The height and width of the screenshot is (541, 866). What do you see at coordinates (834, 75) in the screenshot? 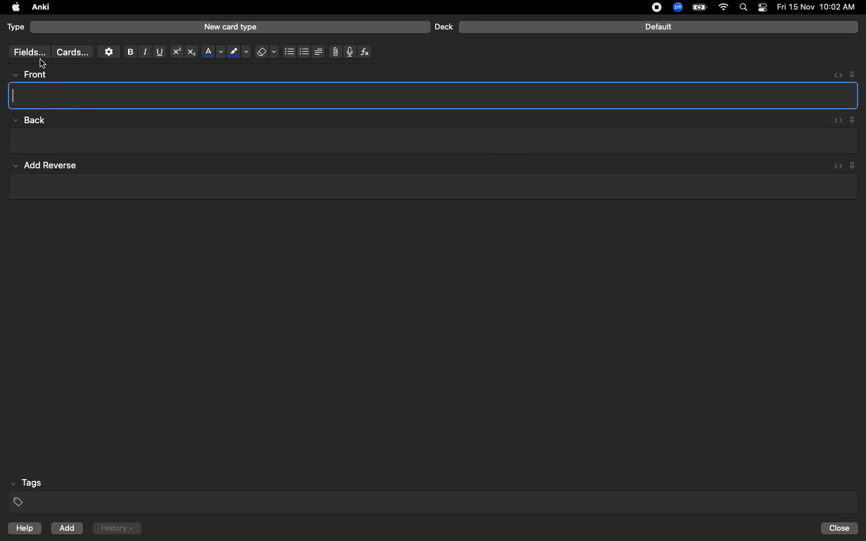
I see `Embed` at bounding box center [834, 75].